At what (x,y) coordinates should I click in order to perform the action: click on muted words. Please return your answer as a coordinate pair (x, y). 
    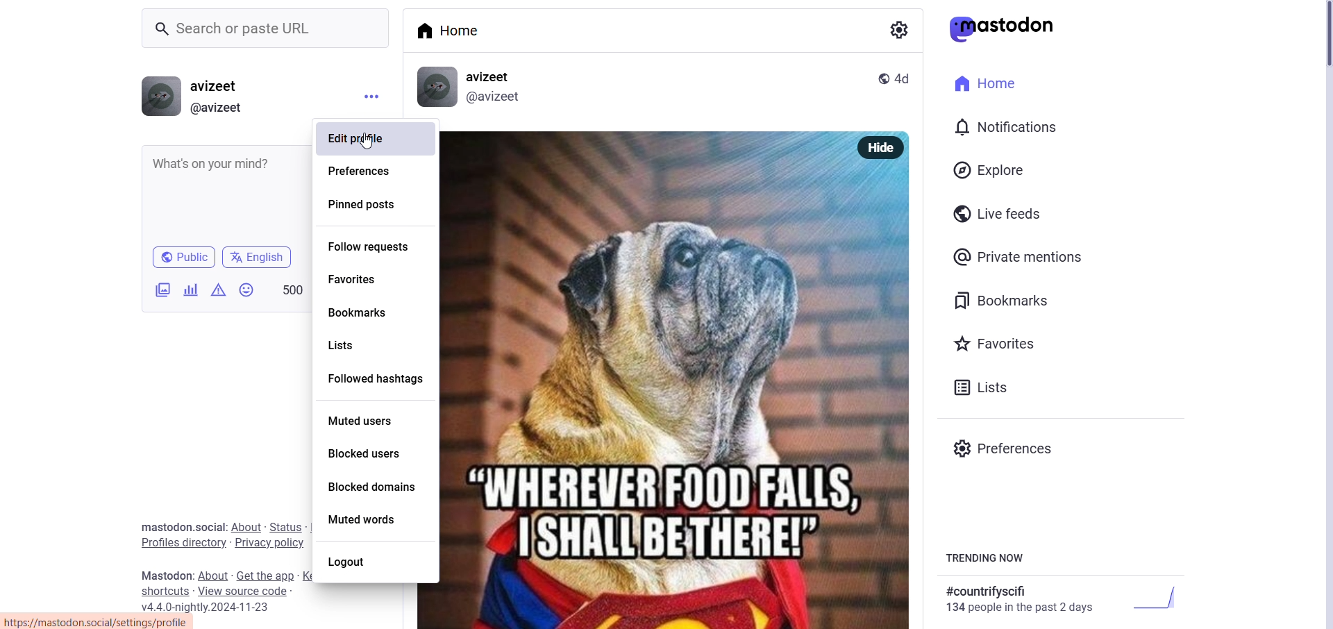
    Looking at the image, I should click on (364, 519).